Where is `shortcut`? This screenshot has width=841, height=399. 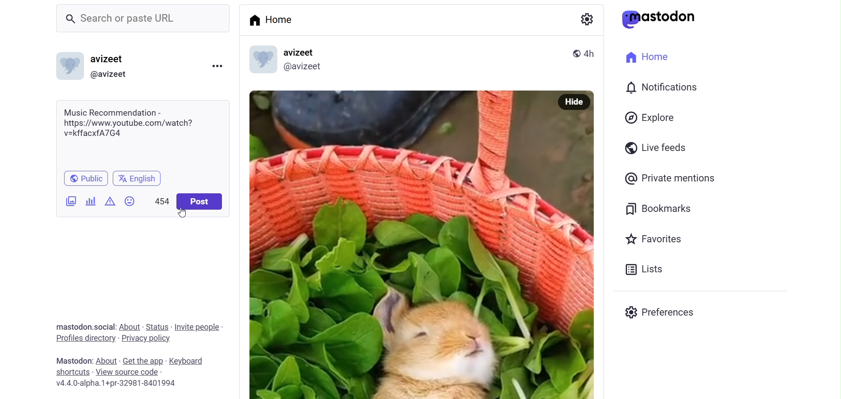 shortcut is located at coordinates (72, 371).